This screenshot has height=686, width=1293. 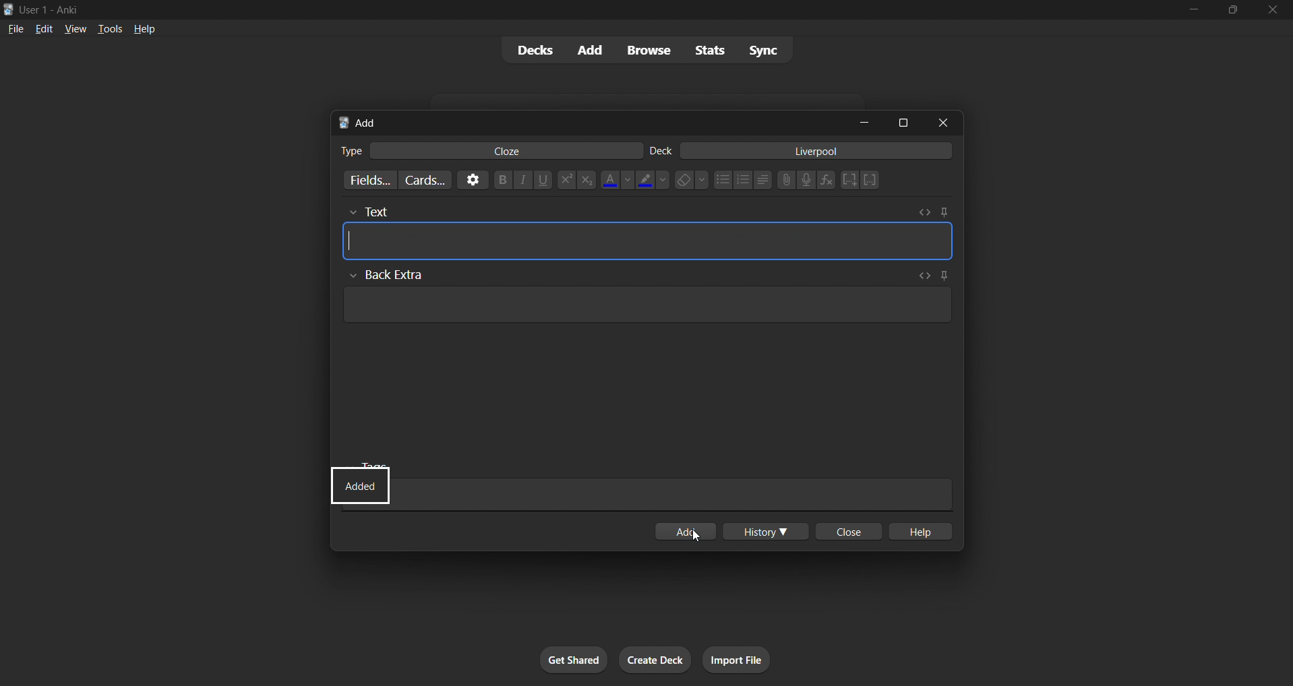 What do you see at coordinates (622, 182) in the screenshot?
I see `text color` at bounding box center [622, 182].